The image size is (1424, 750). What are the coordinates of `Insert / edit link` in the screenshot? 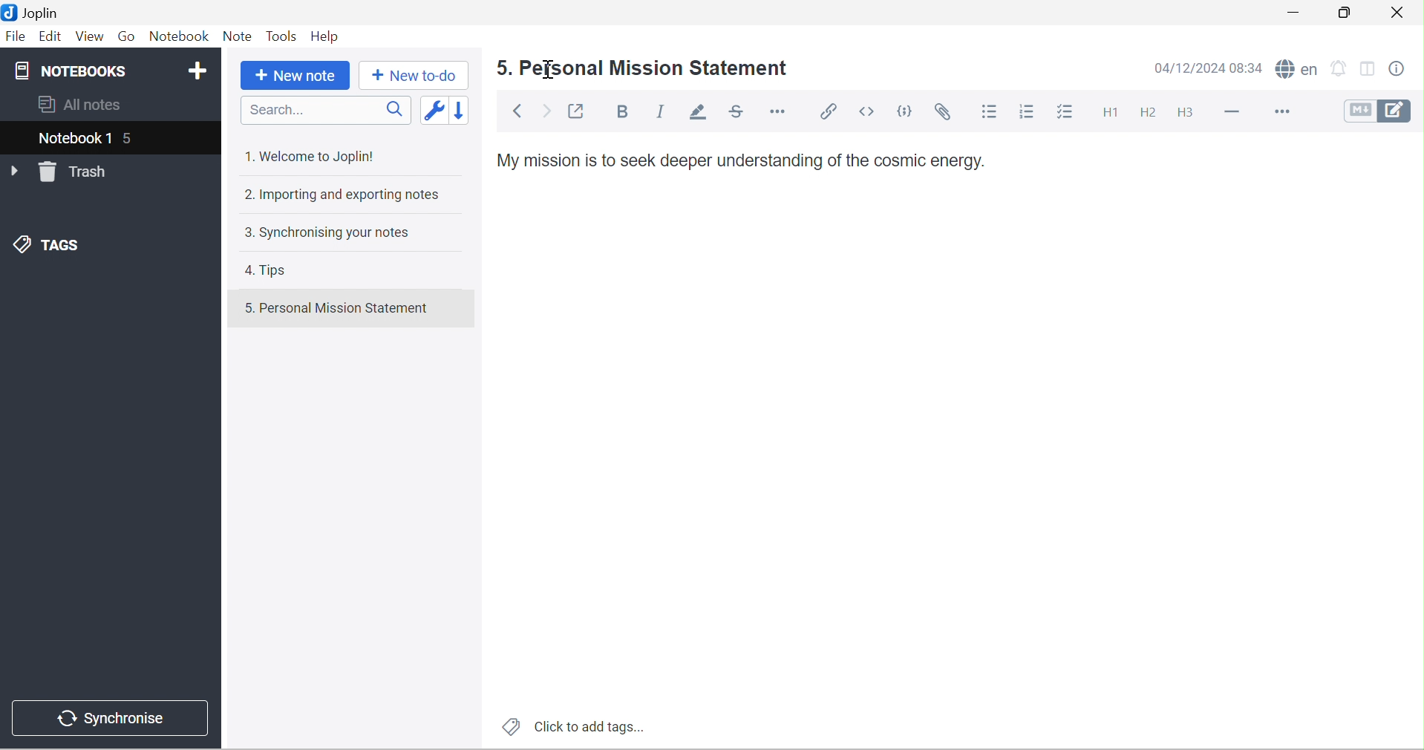 It's located at (828, 111).